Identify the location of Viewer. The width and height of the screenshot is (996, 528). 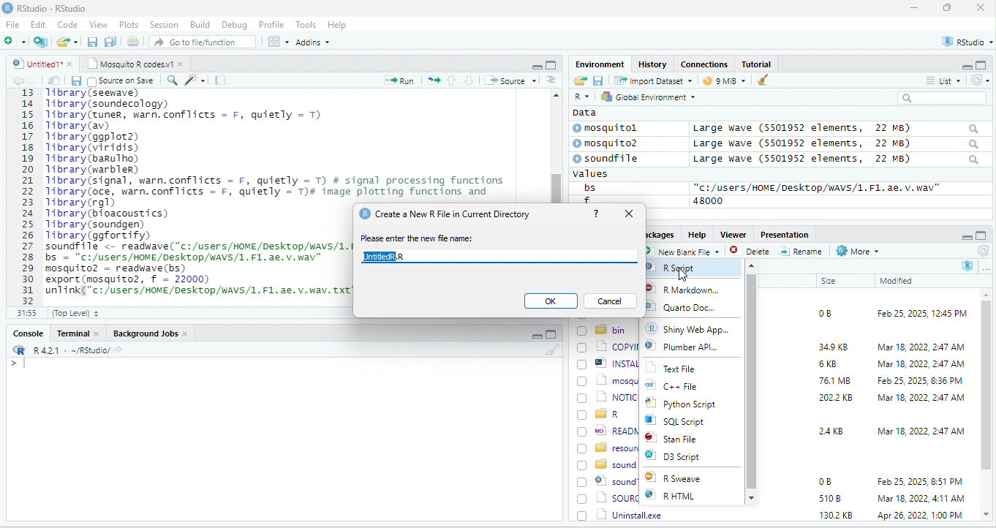
(731, 235).